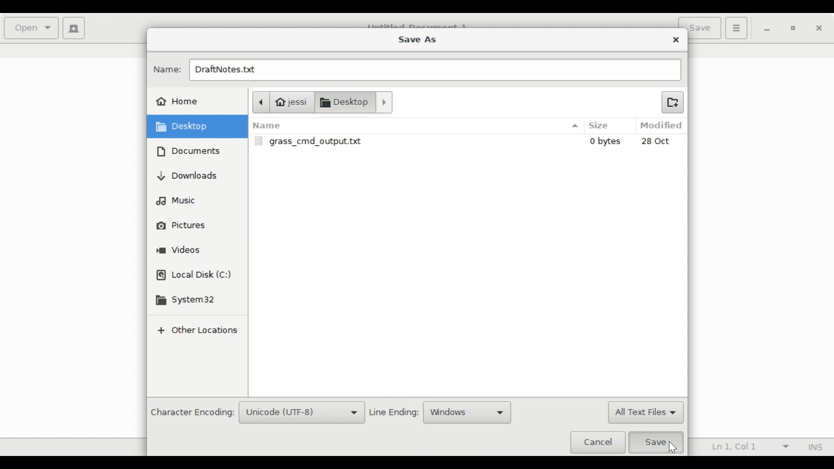 The height and width of the screenshot is (469, 834). I want to click on Cancel, so click(597, 442).